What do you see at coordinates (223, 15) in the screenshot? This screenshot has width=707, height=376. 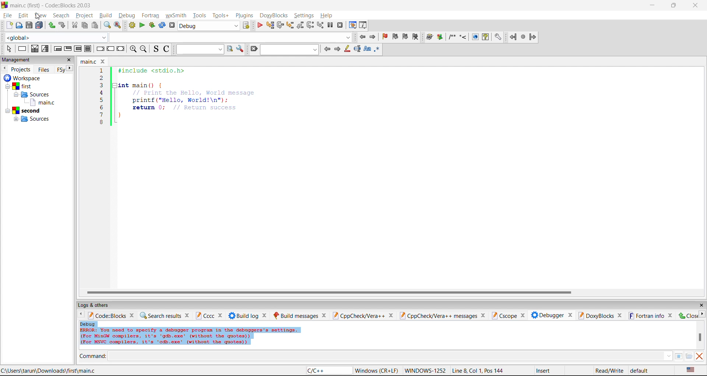 I see `tools+` at bounding box center [223, 15].